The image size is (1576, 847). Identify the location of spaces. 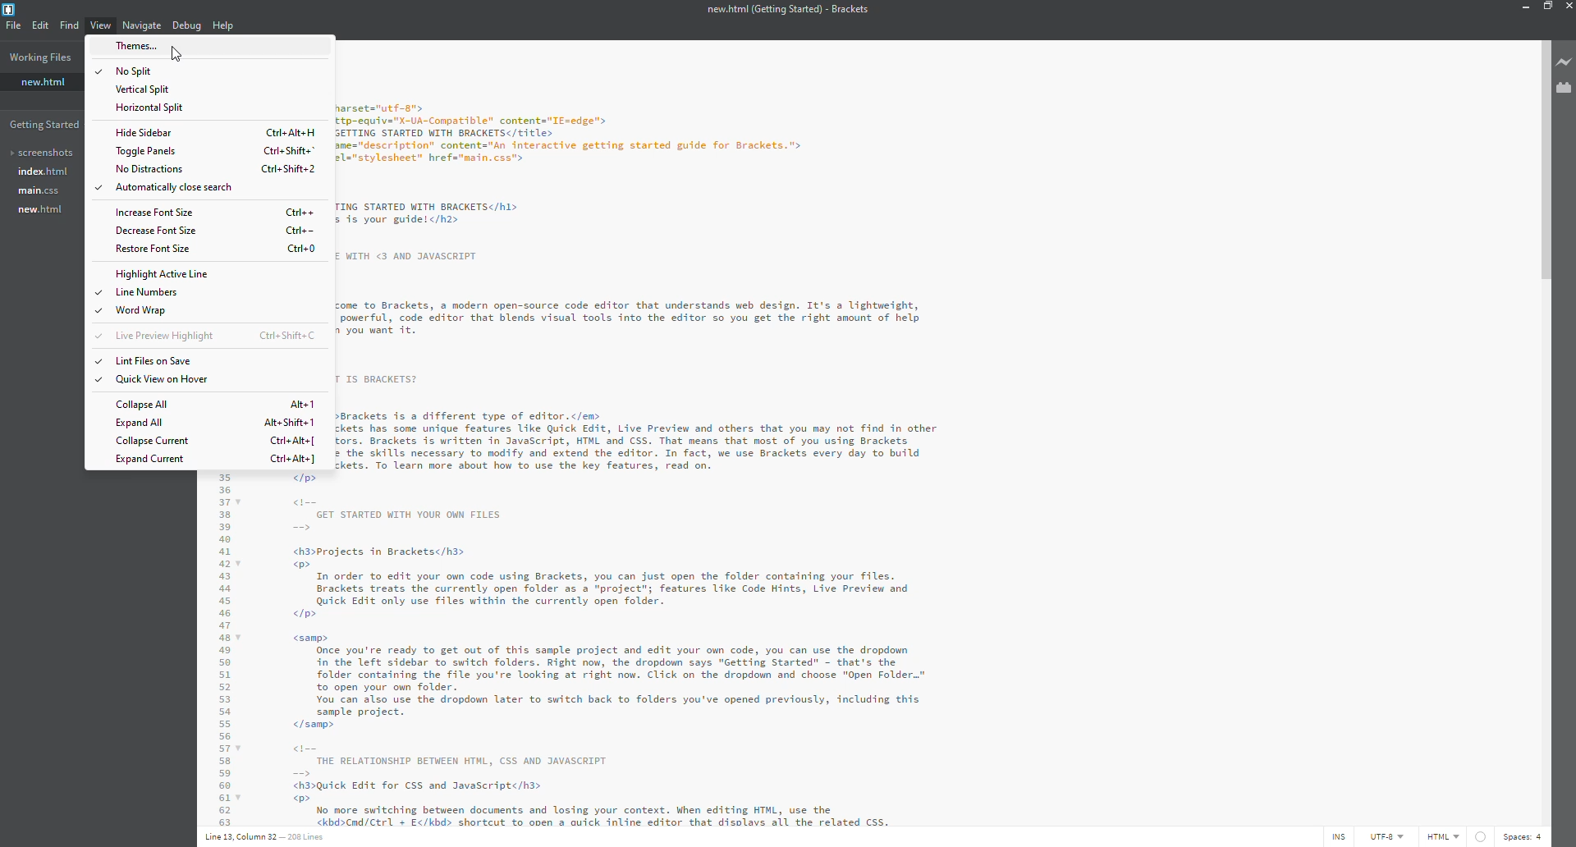
(1520, 836).